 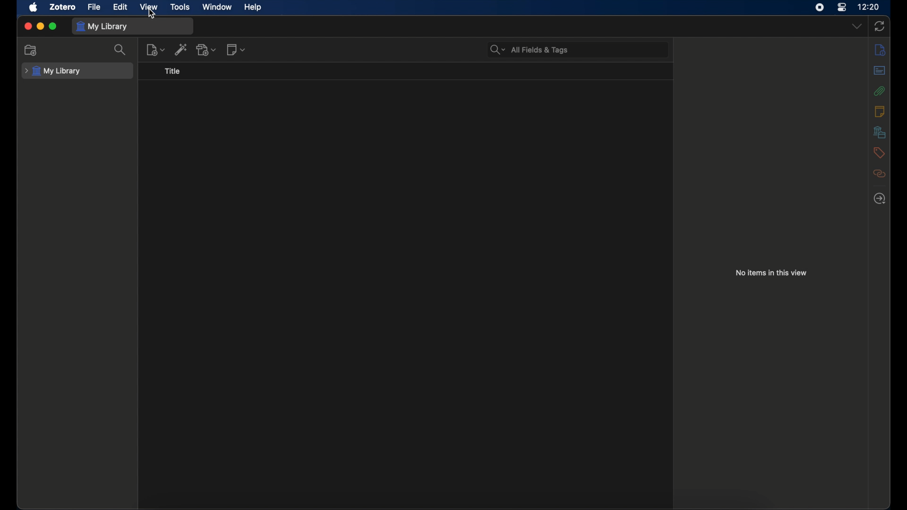 I want to click on title, so click(x=172, y=71).